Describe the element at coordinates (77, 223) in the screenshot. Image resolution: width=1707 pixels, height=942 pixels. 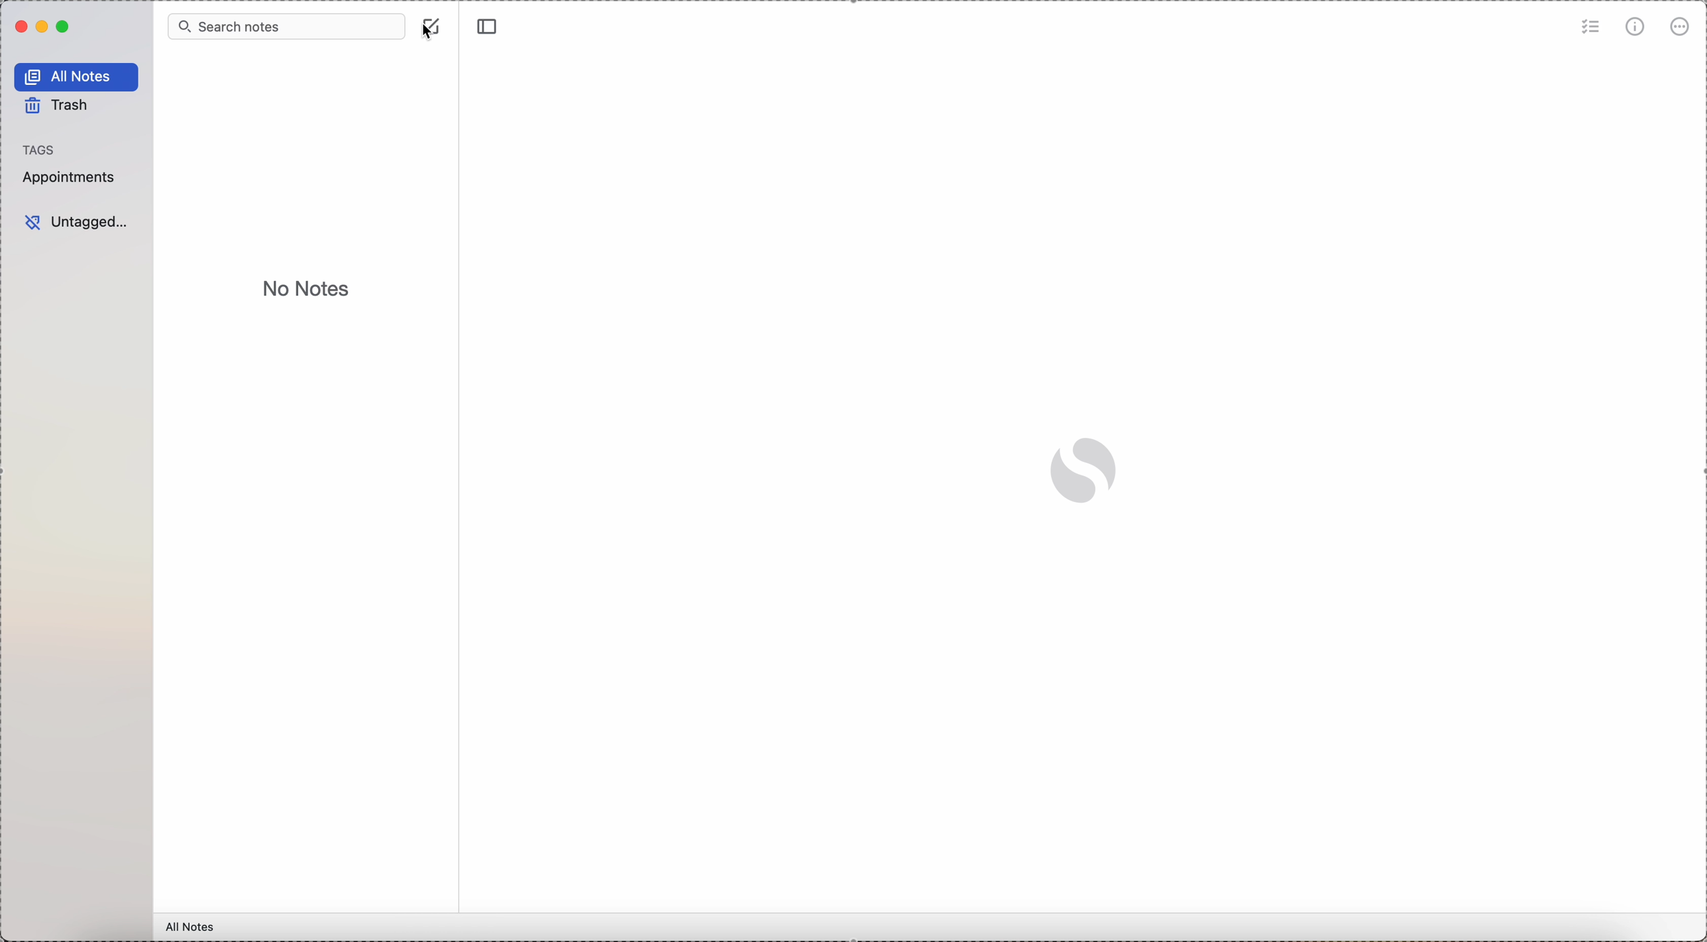
I see `untagged` at that location.